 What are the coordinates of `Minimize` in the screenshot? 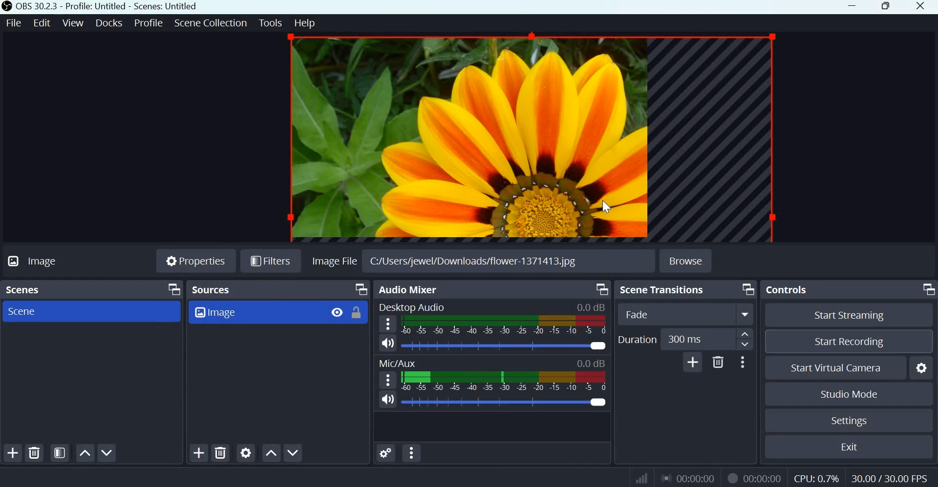 It's located at (853, 7).